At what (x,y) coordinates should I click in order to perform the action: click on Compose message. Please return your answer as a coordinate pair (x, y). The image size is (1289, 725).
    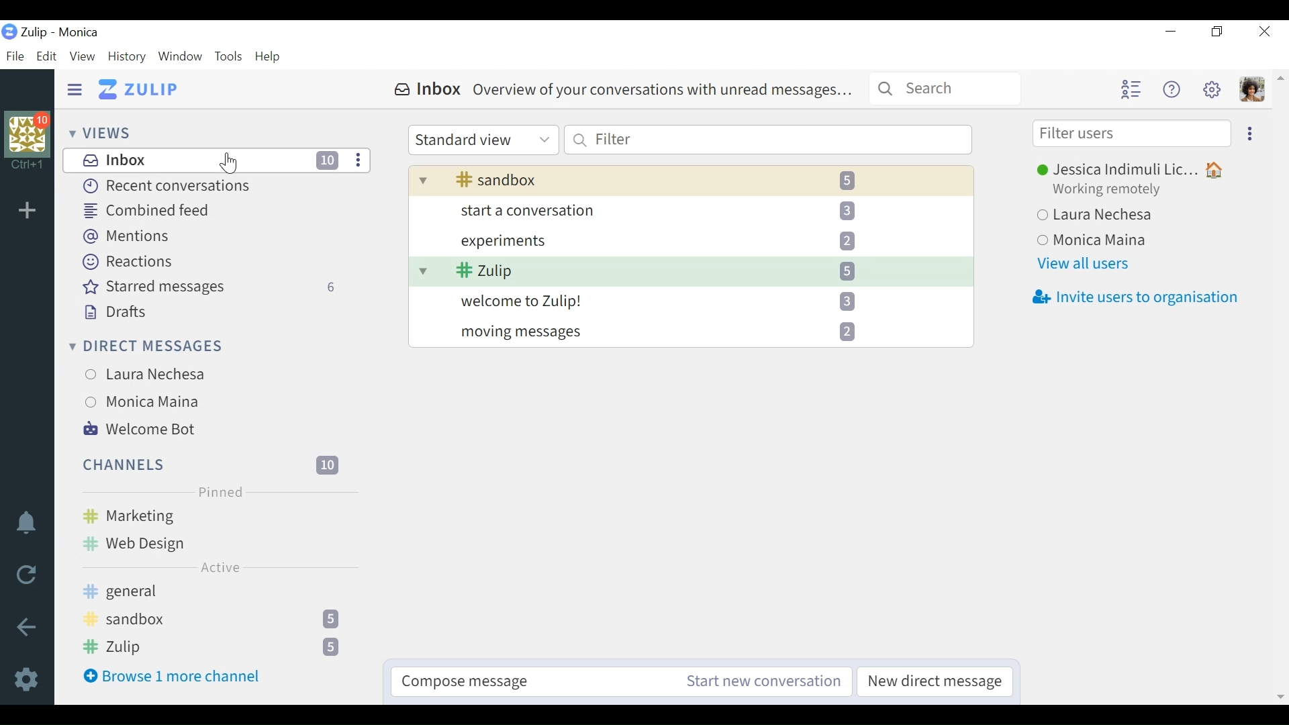
    Looking at the image, I should click on (525, 681).